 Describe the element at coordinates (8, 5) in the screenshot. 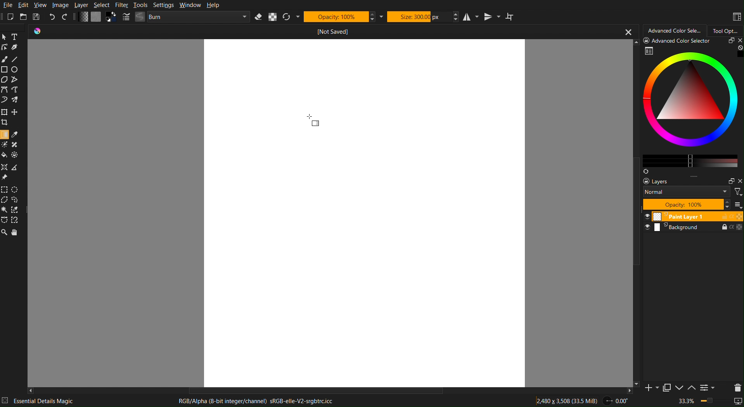

I see `File` at that location.